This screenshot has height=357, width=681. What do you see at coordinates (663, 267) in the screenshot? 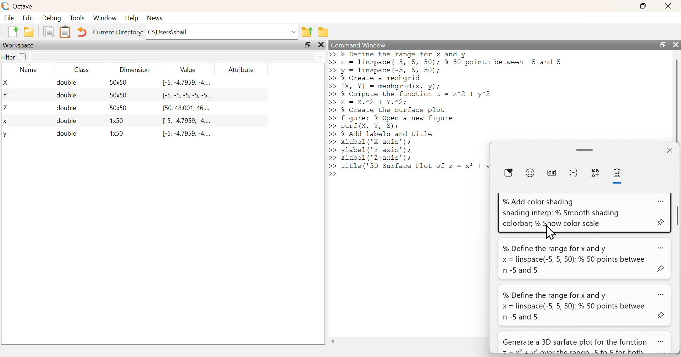
I see `pin` at bounding box center [663, 267].